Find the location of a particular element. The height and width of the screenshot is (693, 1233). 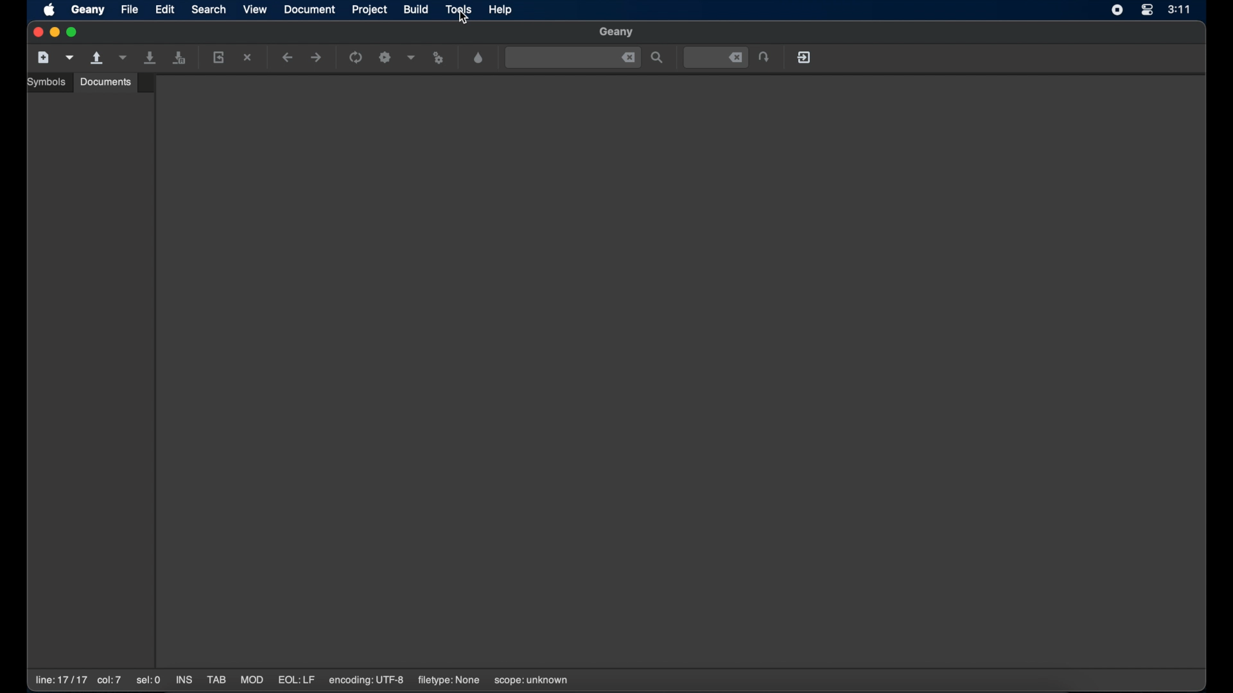

screen recorder icon is located at coordinates (1117, 10).